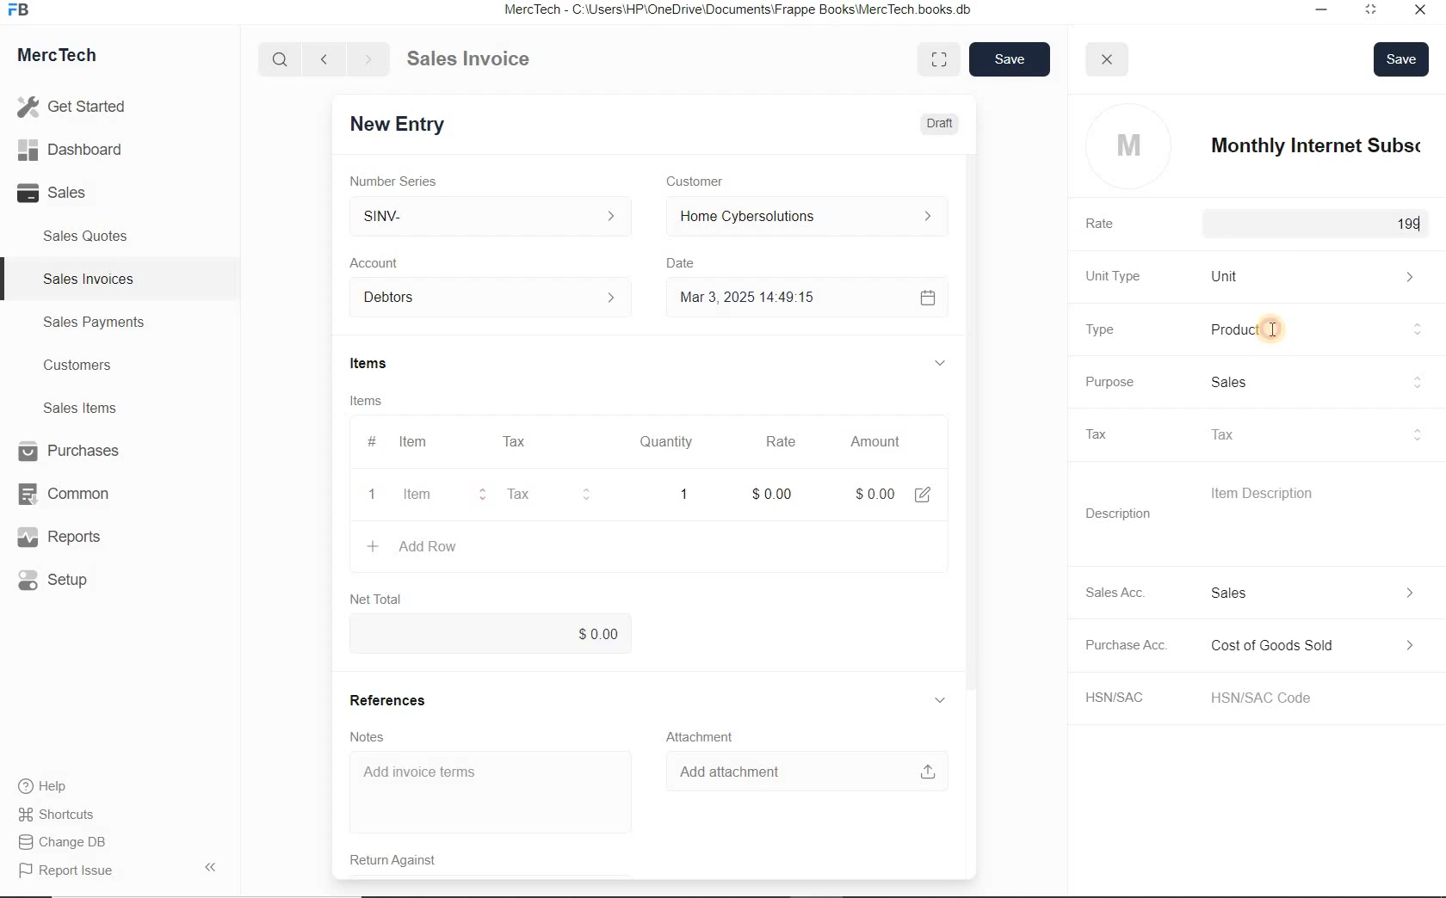 This screenshot has width=1446, height=898. What do you see at coordinates (65, 815) in the screenshot?
I see `Shortcuts` at bounding box center [65, 815].